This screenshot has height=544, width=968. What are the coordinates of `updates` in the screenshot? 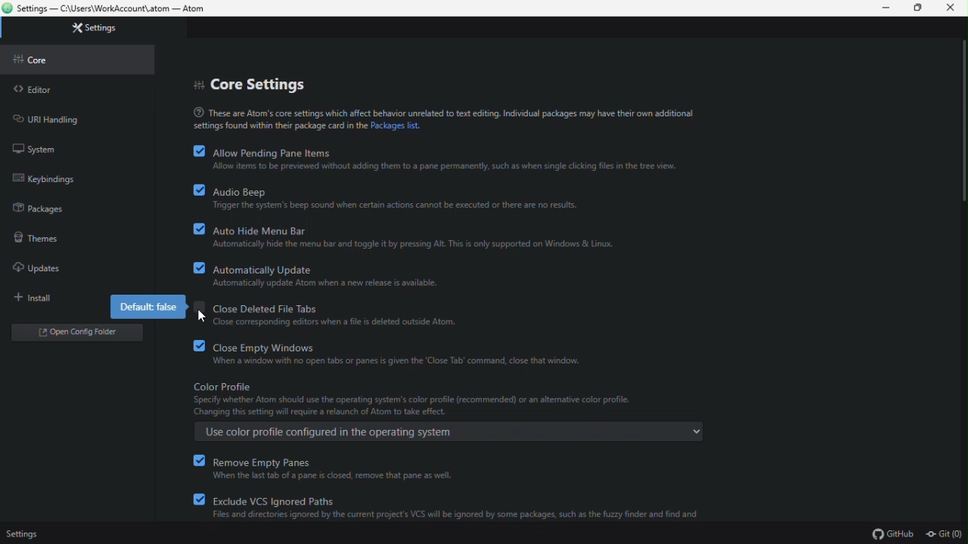 It's located at (36, 268).